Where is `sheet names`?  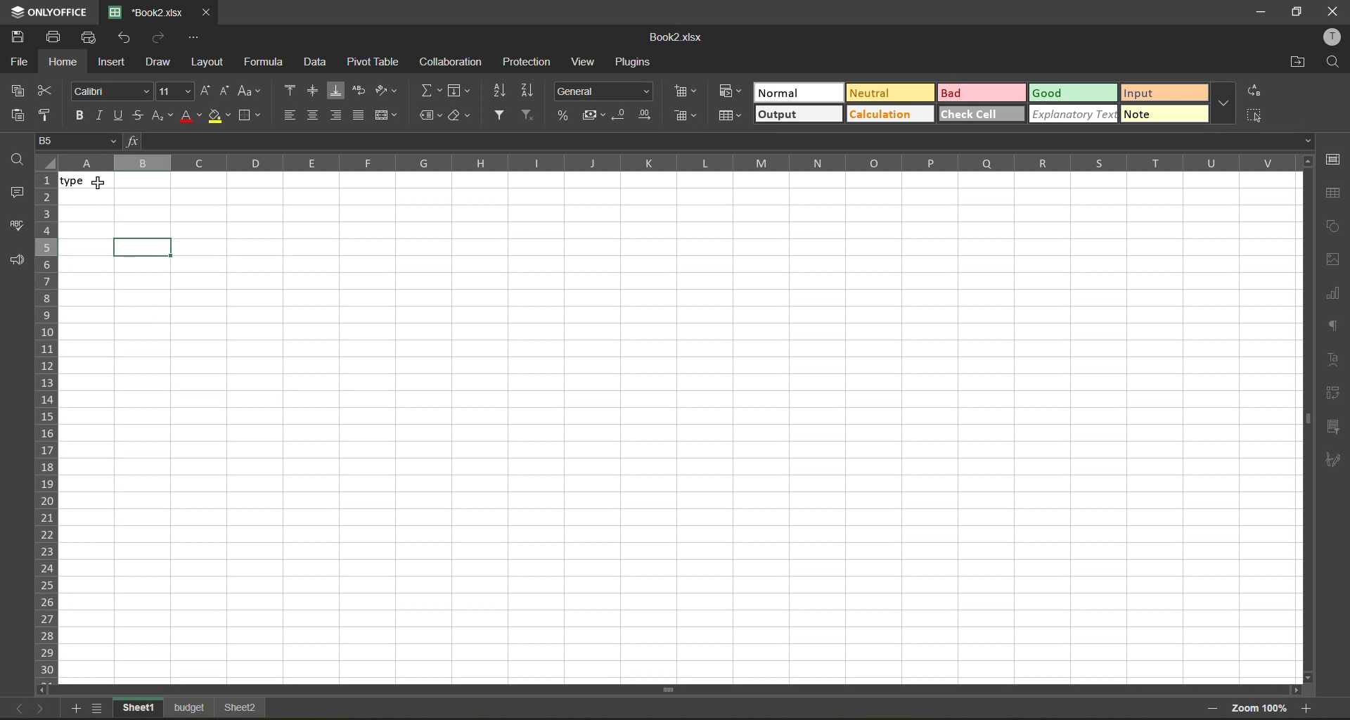 sheet names is located at coordinates (191, 709).